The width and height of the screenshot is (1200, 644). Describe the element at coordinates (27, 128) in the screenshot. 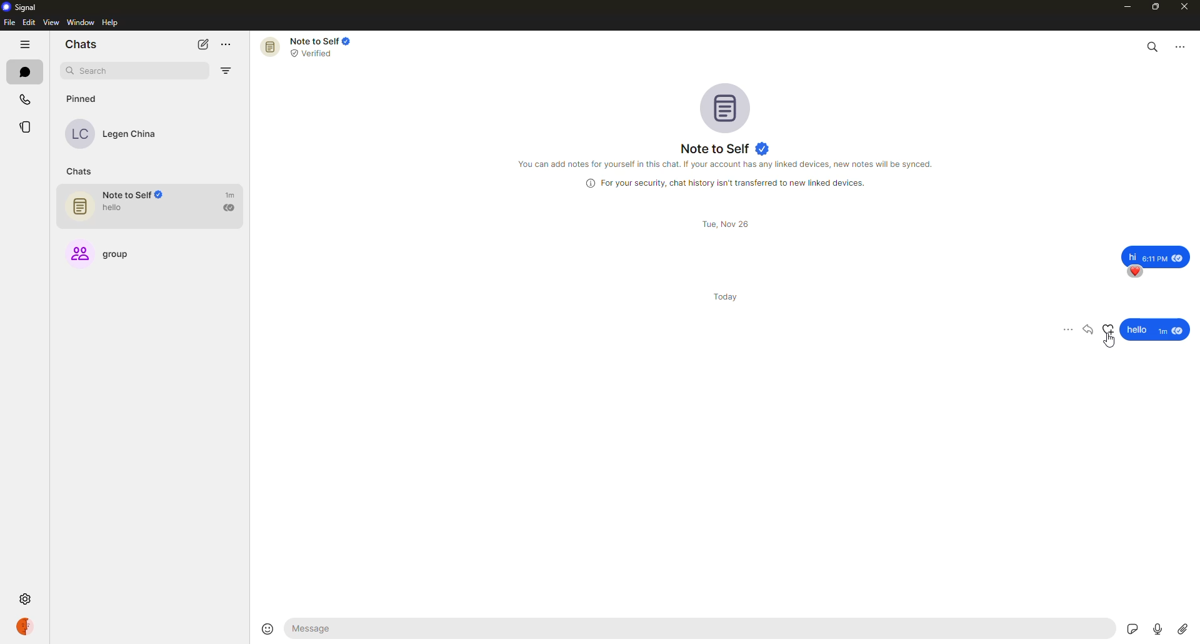

I see `stories` at that location.